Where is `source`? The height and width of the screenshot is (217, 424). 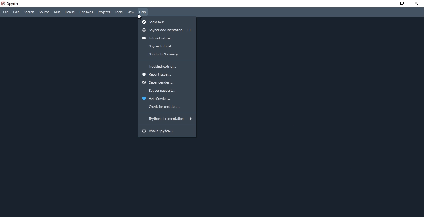
source is located at coordinates (44, 12).